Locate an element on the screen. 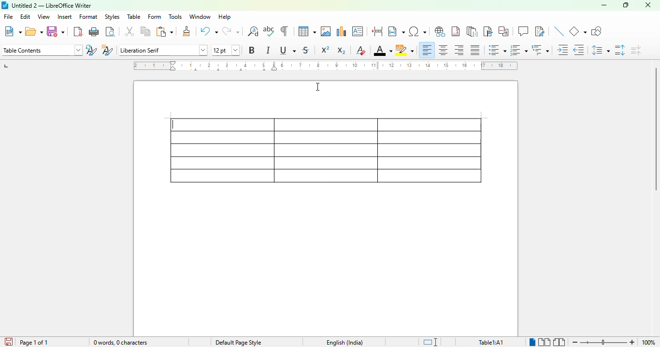 This screenshot has width=660, height=347. window is located at coordinates (200, 16).